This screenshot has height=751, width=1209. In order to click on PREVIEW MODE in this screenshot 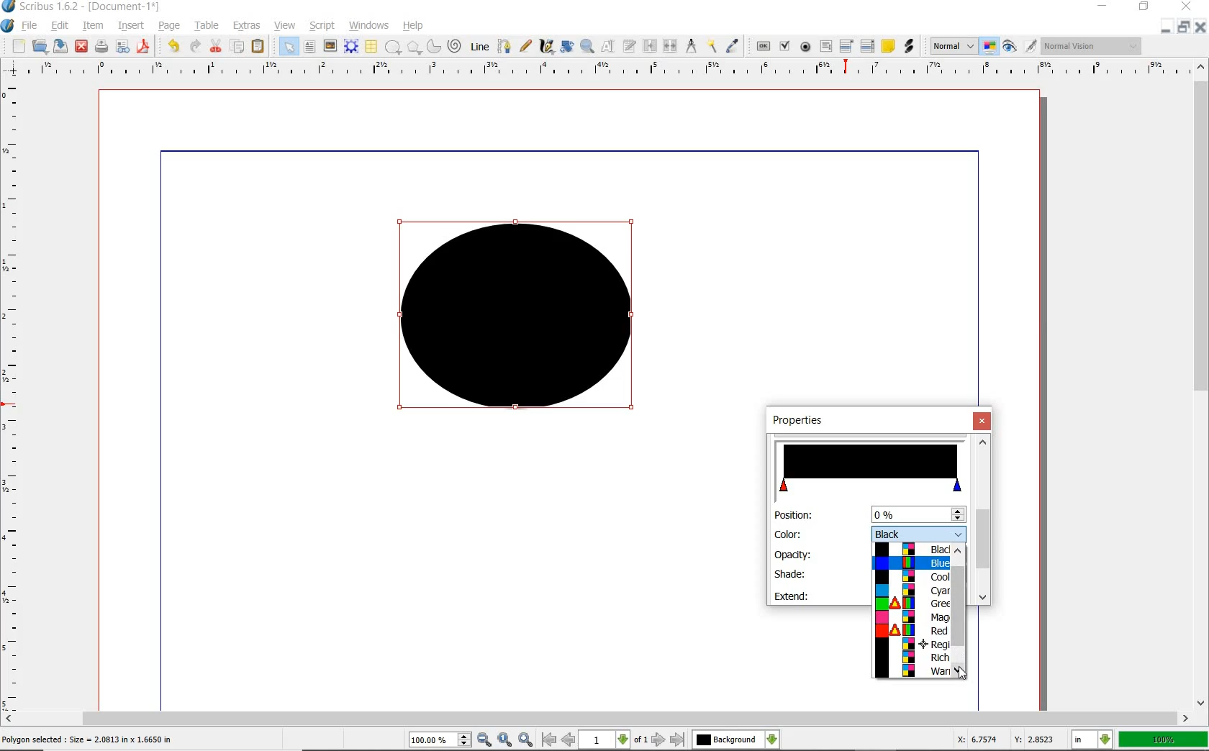, I will do `click(1008, 47)`.